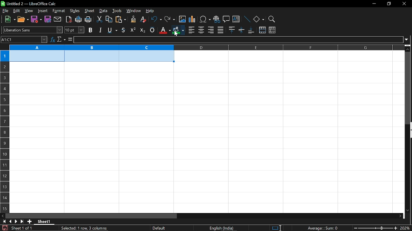  Describe the element at coordinates (170, 20) in the screenshot. I see `redo` at that location.